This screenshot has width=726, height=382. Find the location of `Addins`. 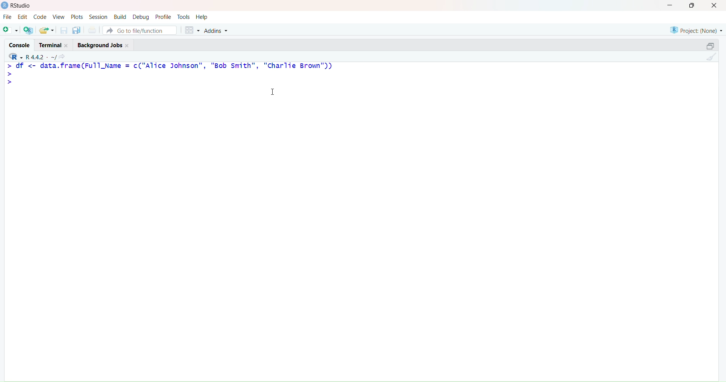

Addins is located at coordinates (217, 31).